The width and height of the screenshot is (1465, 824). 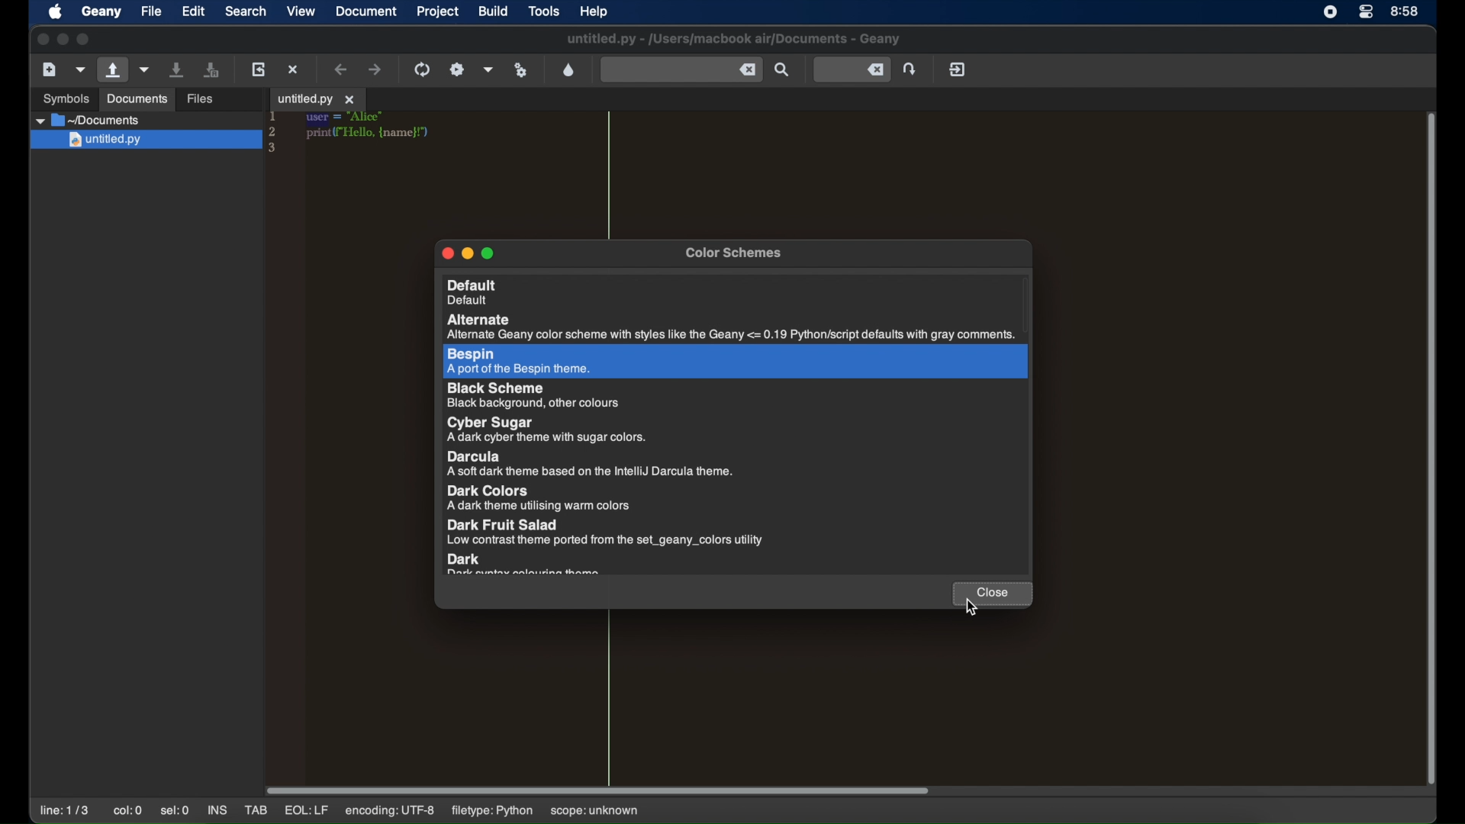 What do you see at coordinates (343, 69) in the screenshot?
I see `navigate back a location` at bounding box center [343, 69].